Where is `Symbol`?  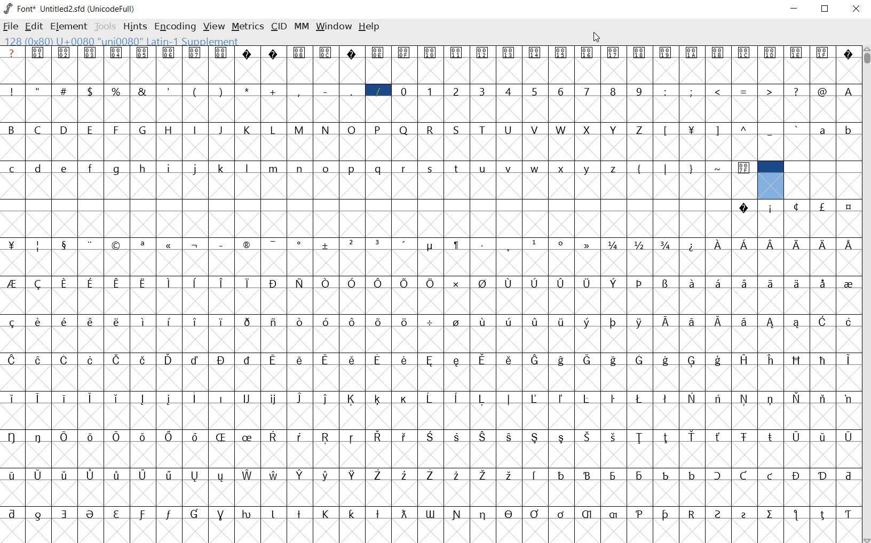
Symbol is located at coordinates (65, 53).